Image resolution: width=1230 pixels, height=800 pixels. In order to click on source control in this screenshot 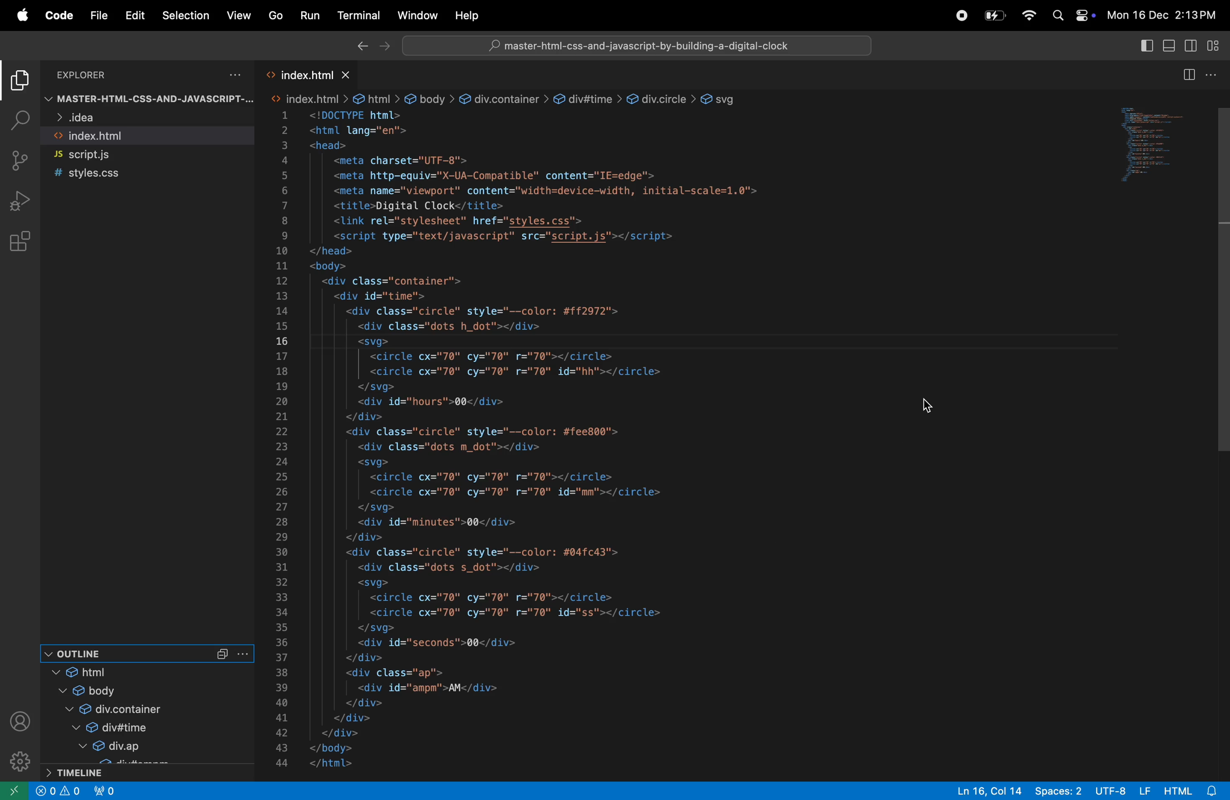, I will do `click(20, 161)`.